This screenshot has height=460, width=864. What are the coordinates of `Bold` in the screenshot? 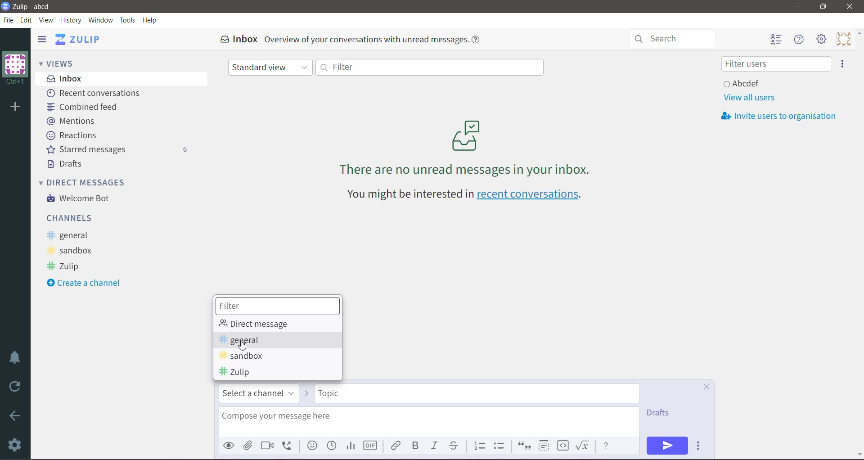 It's located at (415, 446).